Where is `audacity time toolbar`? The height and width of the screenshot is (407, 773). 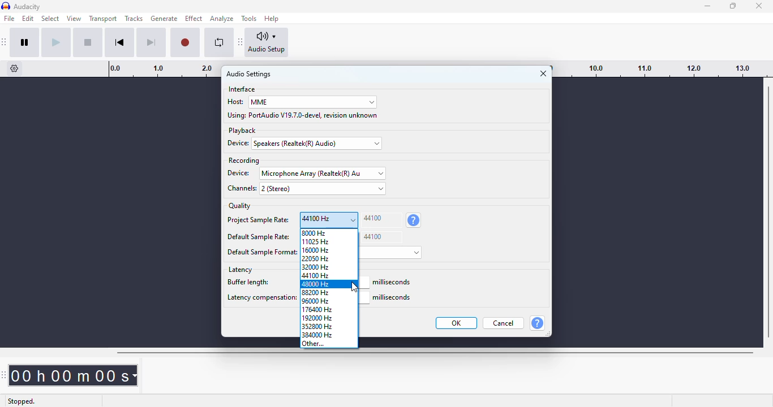
audacity time toolbar is located at coordinates (5, 375).